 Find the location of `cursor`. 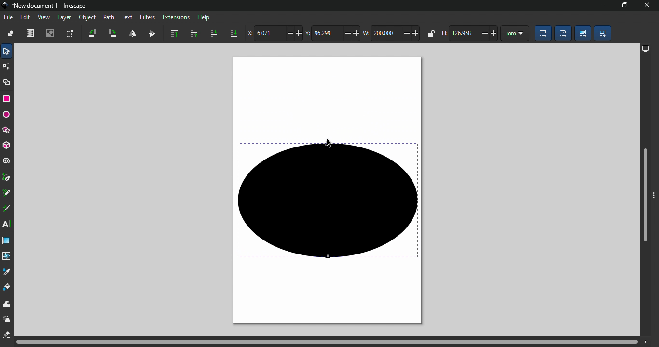

cursor is located at coordinates (328, 142).